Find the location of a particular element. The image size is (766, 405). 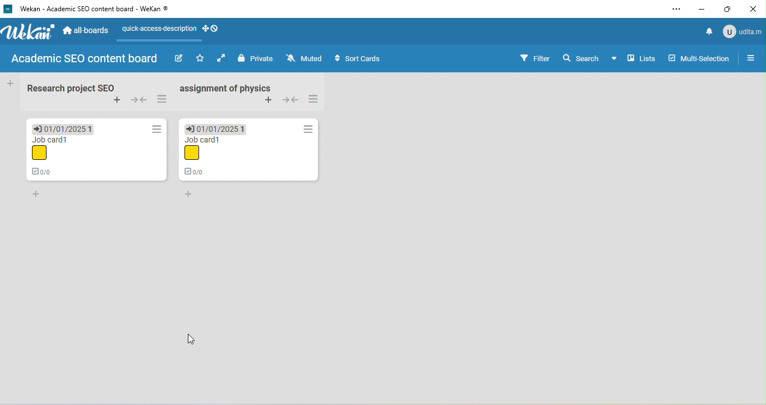

swimlane action is located at coordinates (316, 99).